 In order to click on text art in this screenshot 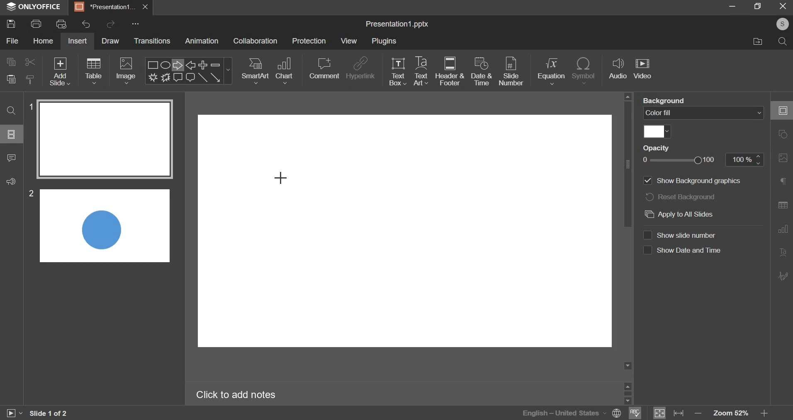, I will do `click(421, 72)`.